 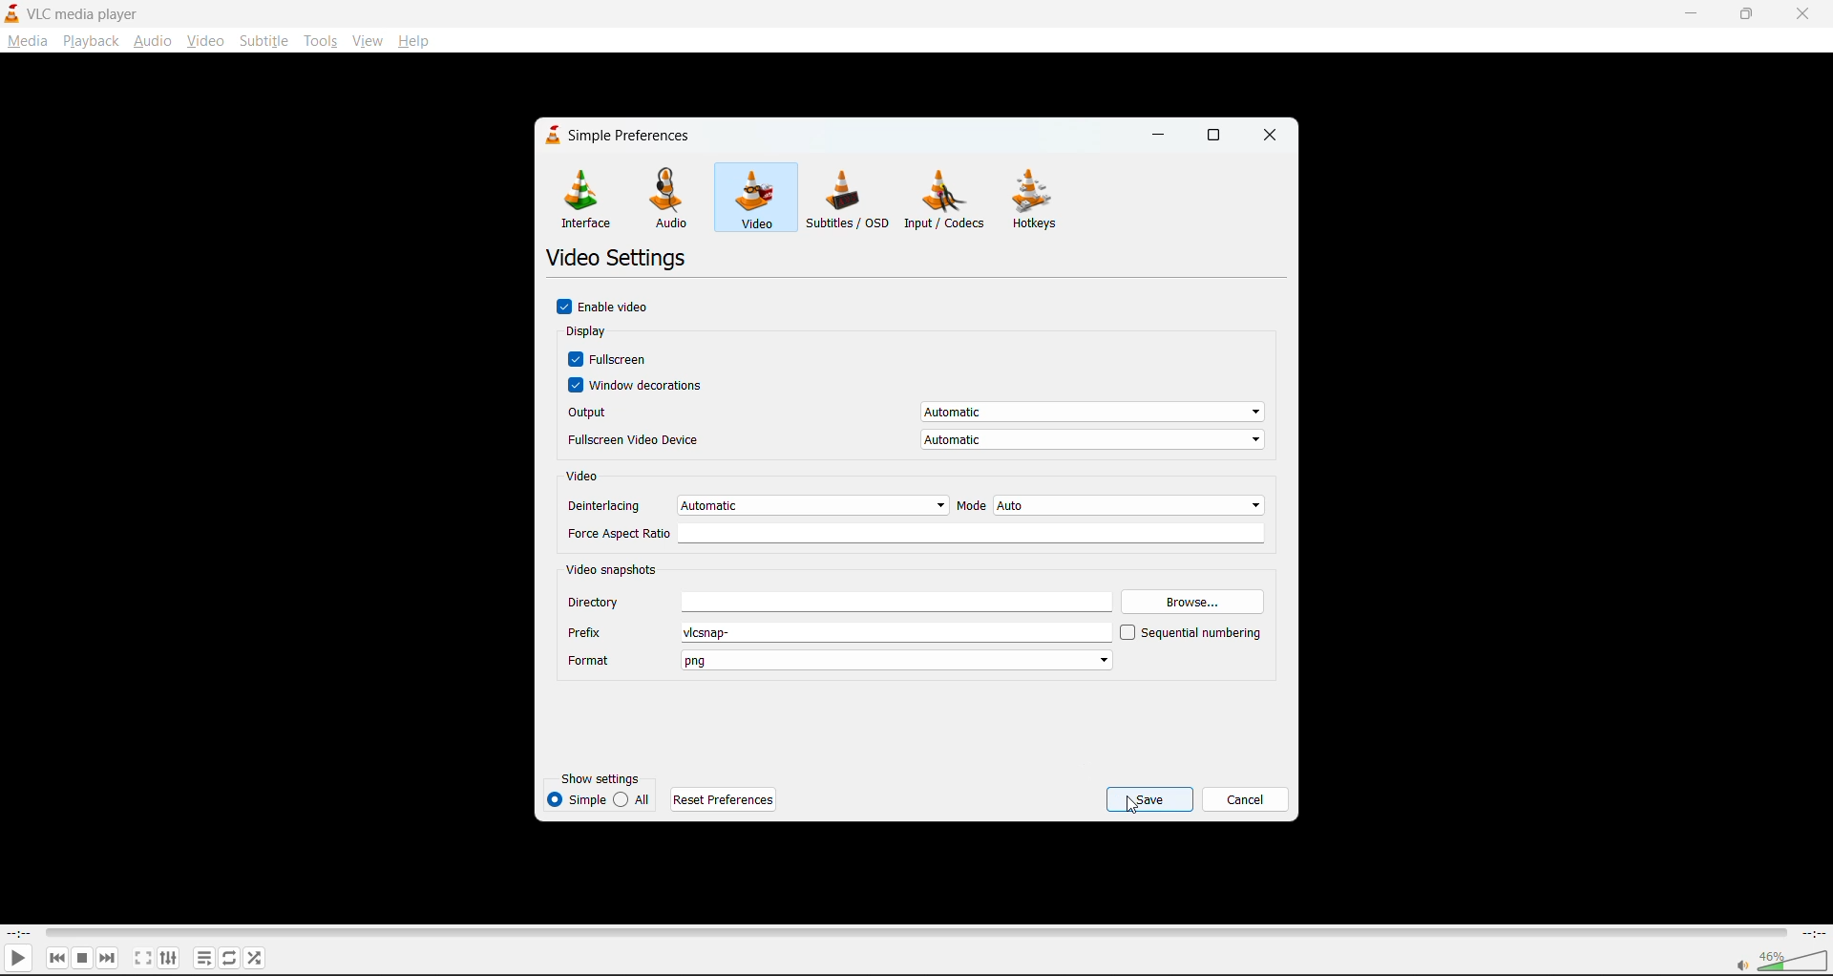 I want to click on cursor, so click(x=1134, y=807).